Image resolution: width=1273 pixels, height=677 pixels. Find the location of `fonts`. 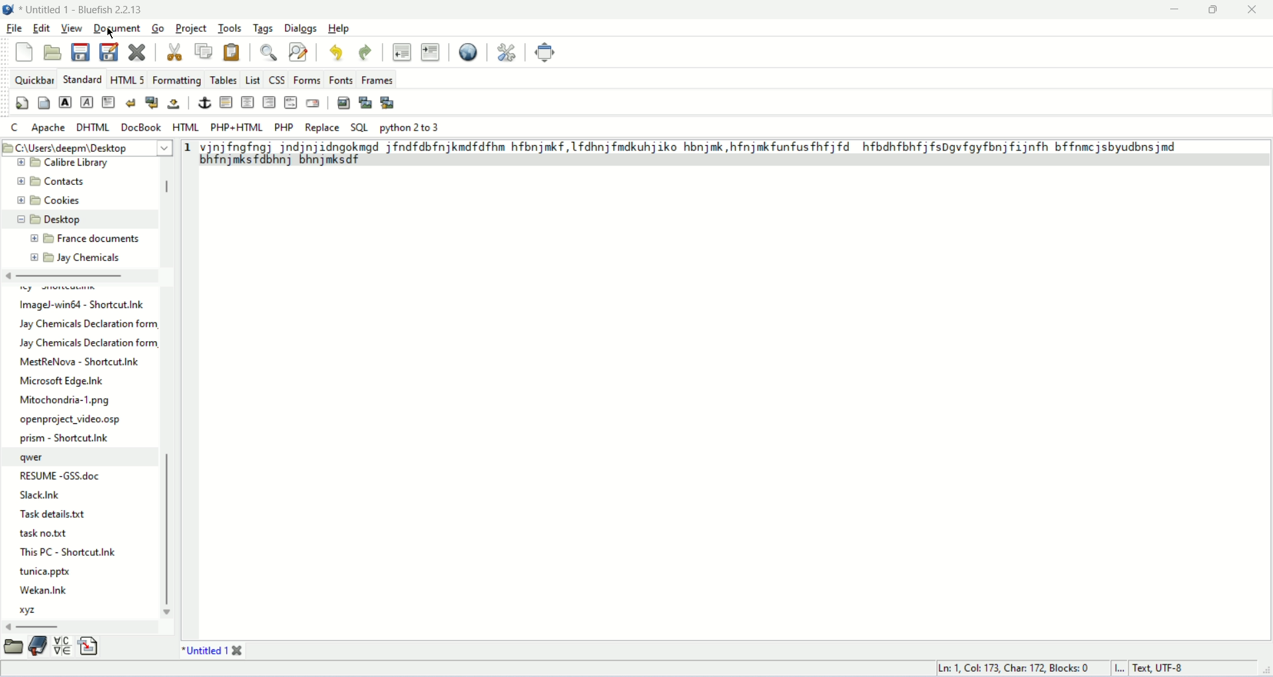

fonts is located at coordinates (341, 79).